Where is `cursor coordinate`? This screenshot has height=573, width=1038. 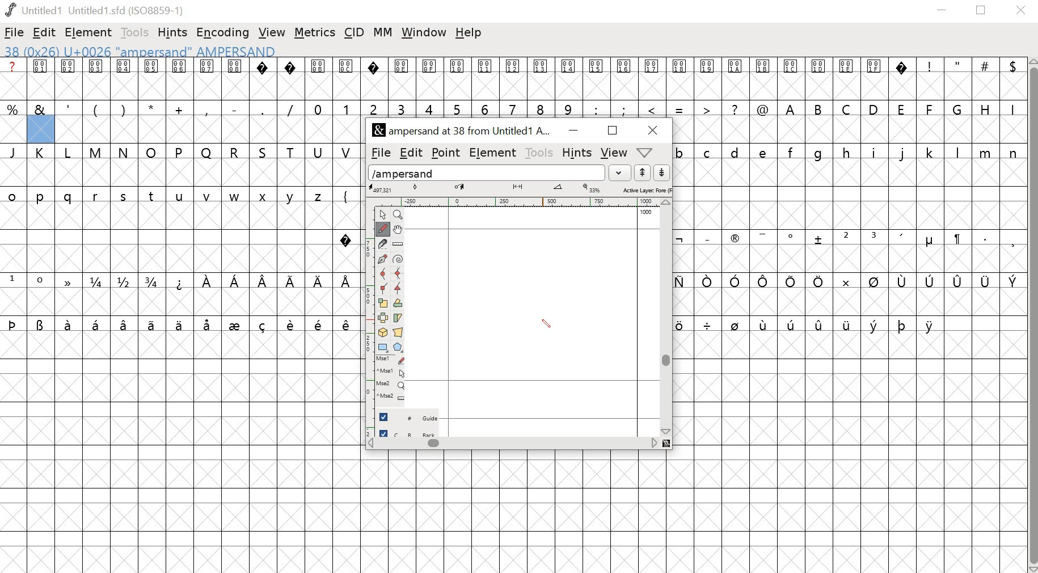 cursor coordinate is located at coordinates (383, 188).